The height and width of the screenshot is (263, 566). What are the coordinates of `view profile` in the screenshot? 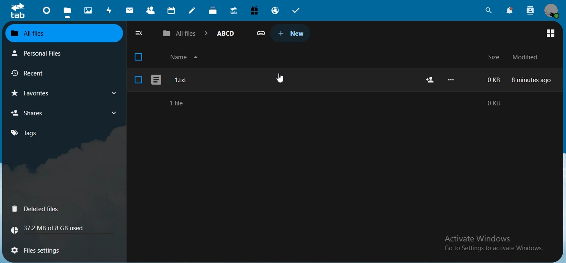 It's located at (551, 11).